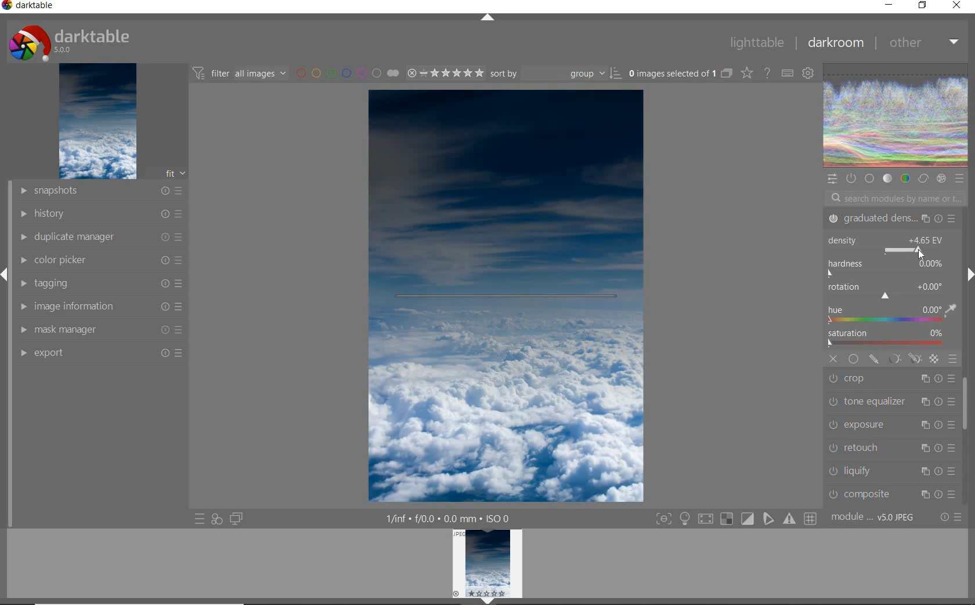 The width and height of the screenshot is (975, 605). Describe the element at coordinates (889, 245) in the screenshot. I see `DENSITY` at that location.